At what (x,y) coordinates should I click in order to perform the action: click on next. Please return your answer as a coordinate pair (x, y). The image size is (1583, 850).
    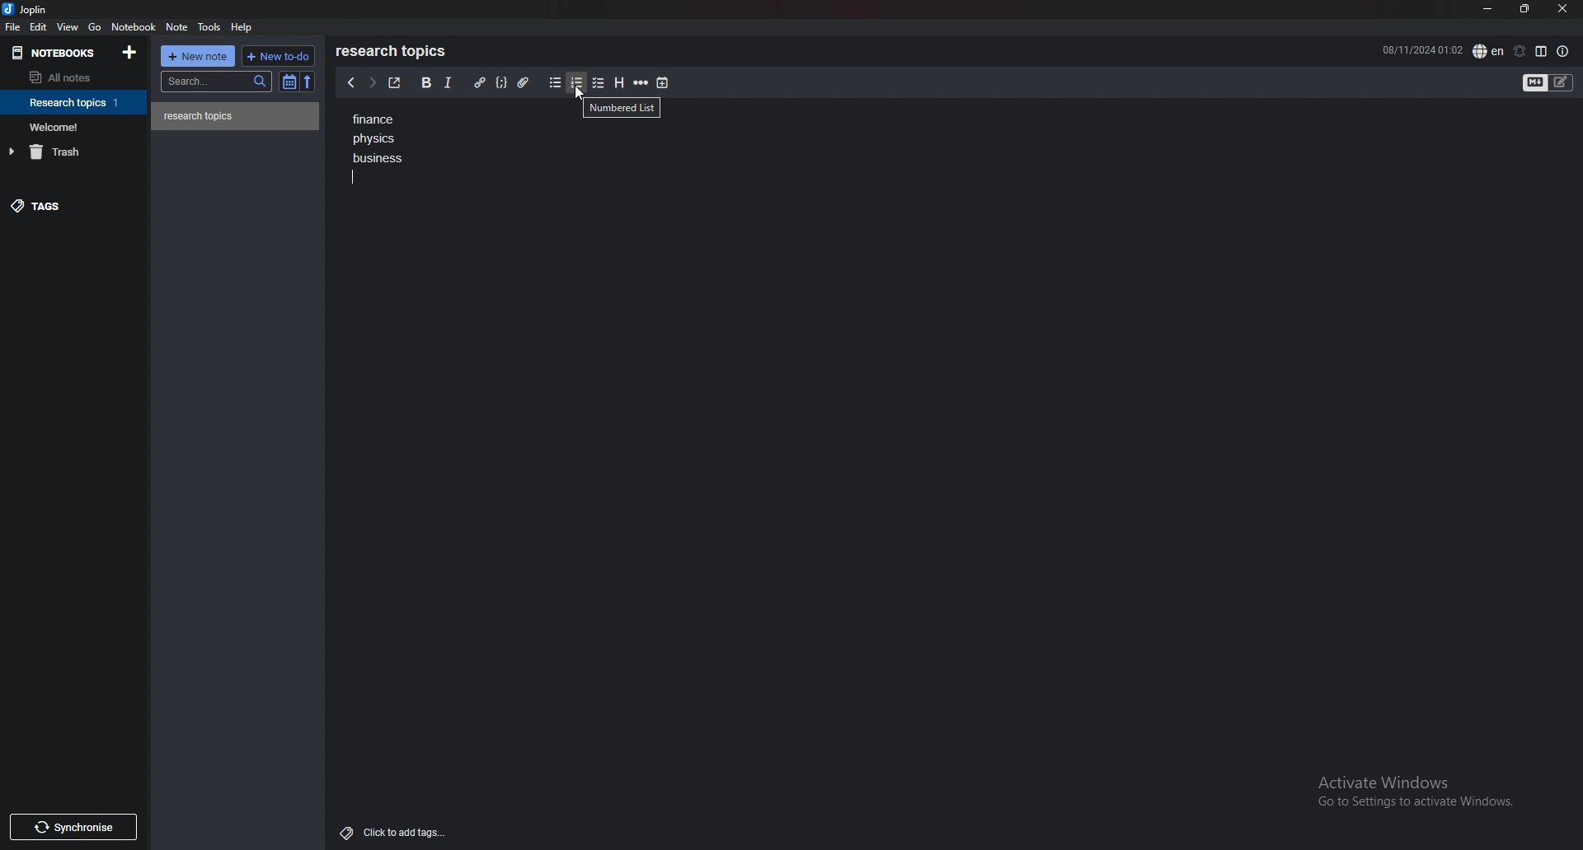
    Looking at the image, I should click on (370, 84).